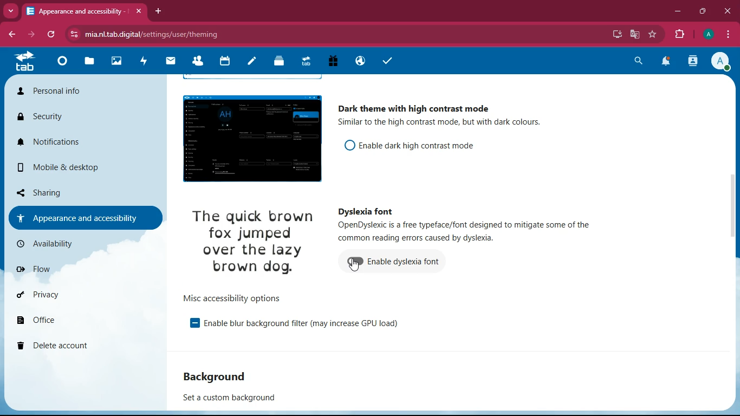 The height and width of the screenshot is (416, 740). I want to click on security, so click(71, 116).